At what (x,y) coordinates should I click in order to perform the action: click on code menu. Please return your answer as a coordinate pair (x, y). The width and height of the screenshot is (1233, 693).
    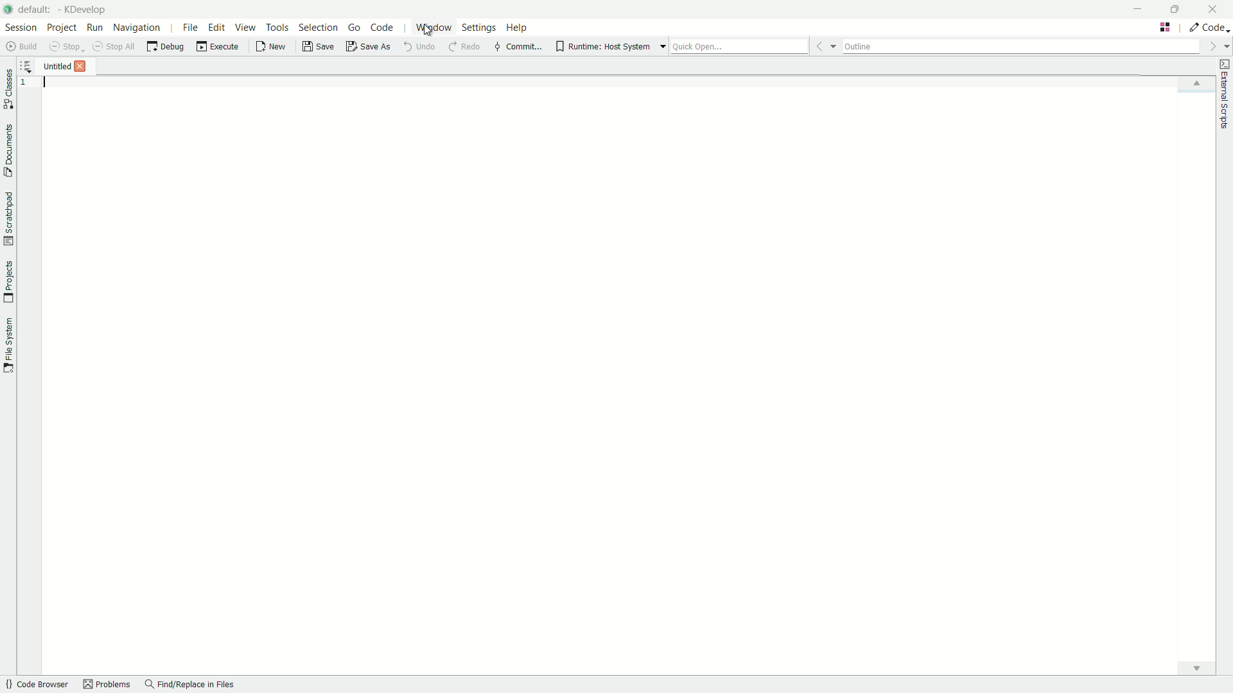
    Looking at the image, I should click on (382, 28).